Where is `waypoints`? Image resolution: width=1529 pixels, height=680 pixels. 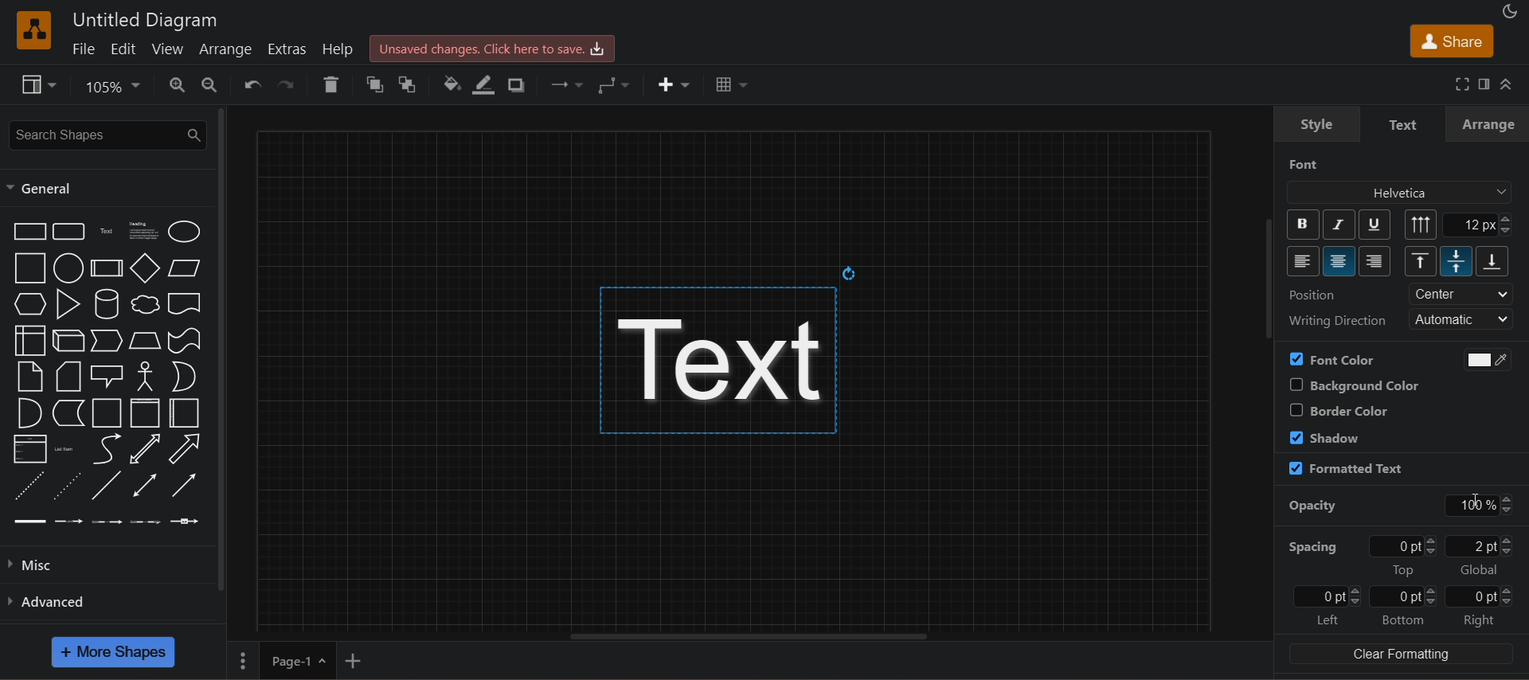 waypoints is located at coordinates (616, 85).